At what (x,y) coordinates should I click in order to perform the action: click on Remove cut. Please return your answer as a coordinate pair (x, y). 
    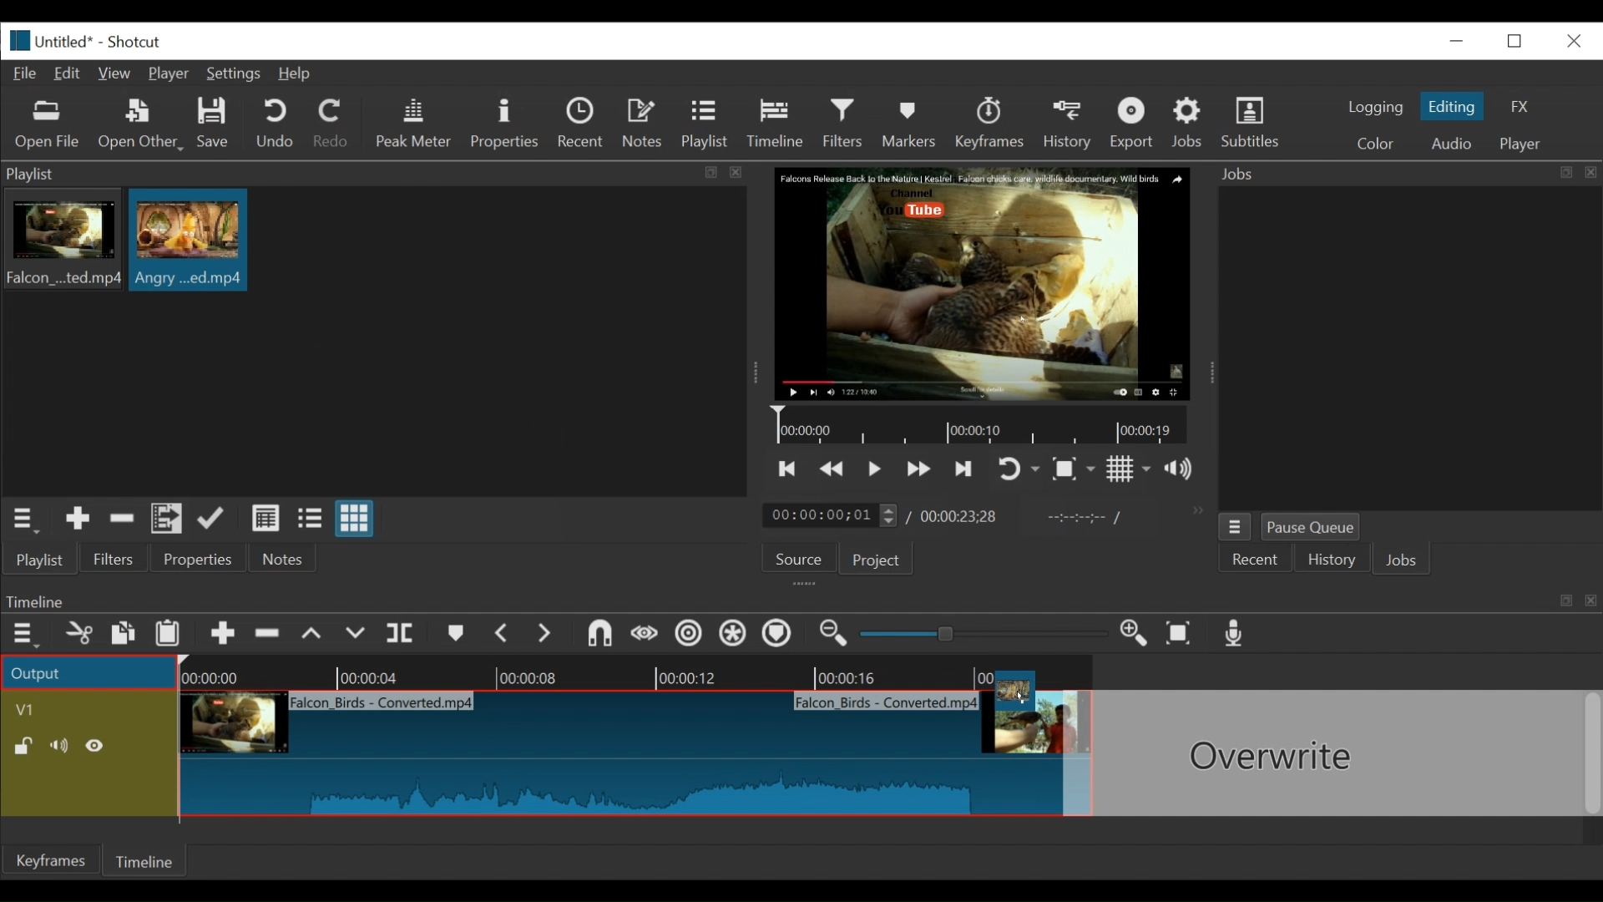
    Looking at the image, I should click on (270, 636).